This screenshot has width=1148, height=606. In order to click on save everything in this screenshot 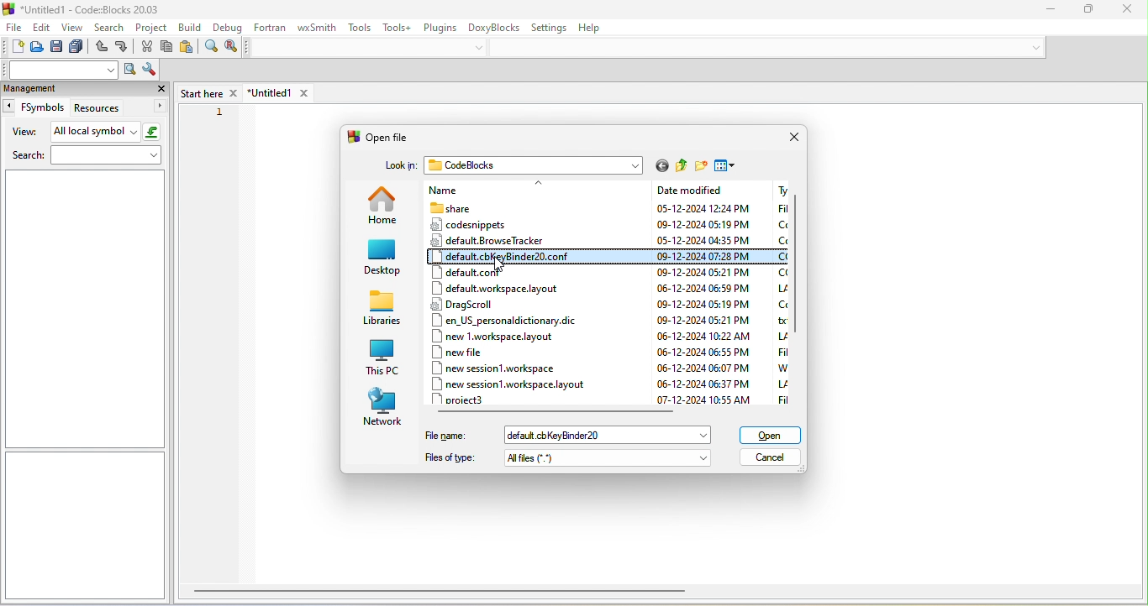, I will do `click(79, 47)`.